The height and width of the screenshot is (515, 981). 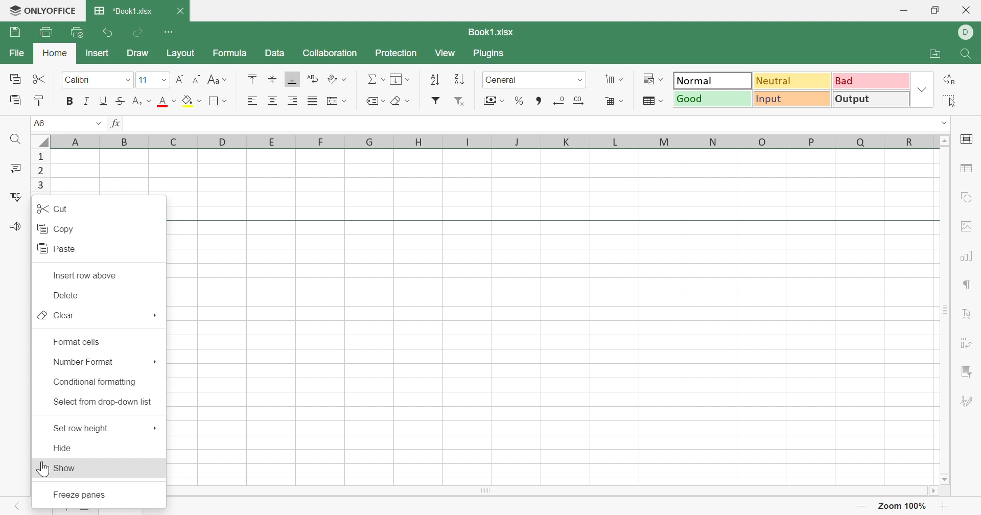 I want to click on Drop Down, so click(x=127, y=80).